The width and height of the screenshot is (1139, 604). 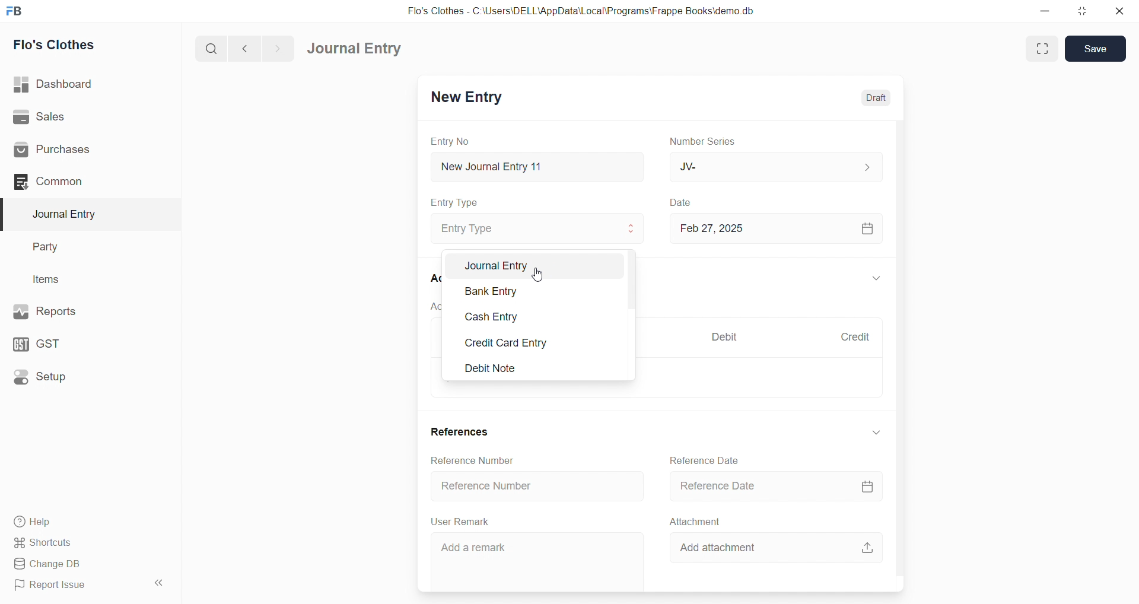 I want to click on Date, so click(x=684, y=203).